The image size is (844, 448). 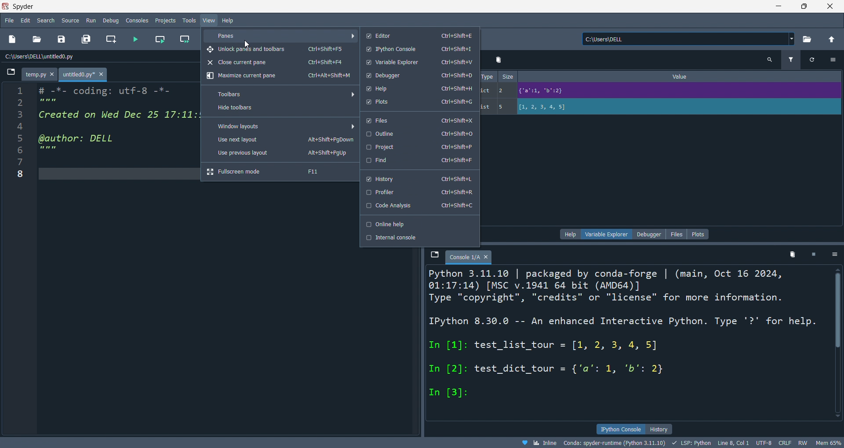 What do you see at coordinates (419, 62) in the screenshot?
I see `variable explorer` at bounding box center [419, 62].